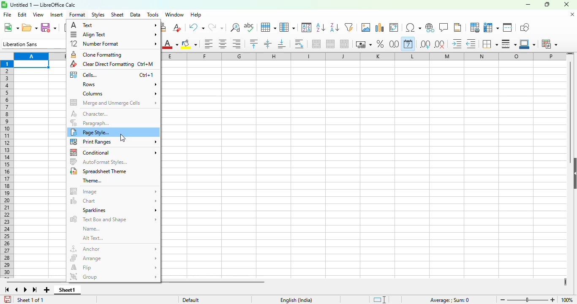  Describe the element at coordinates (112, 64) in the screenshot. I see `clear direct formatting` at that location.